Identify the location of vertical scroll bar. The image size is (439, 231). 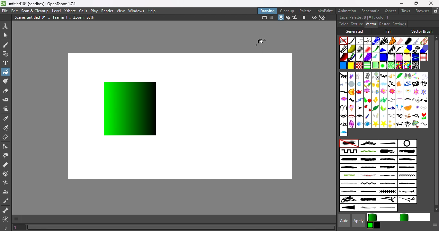
(435, 124).